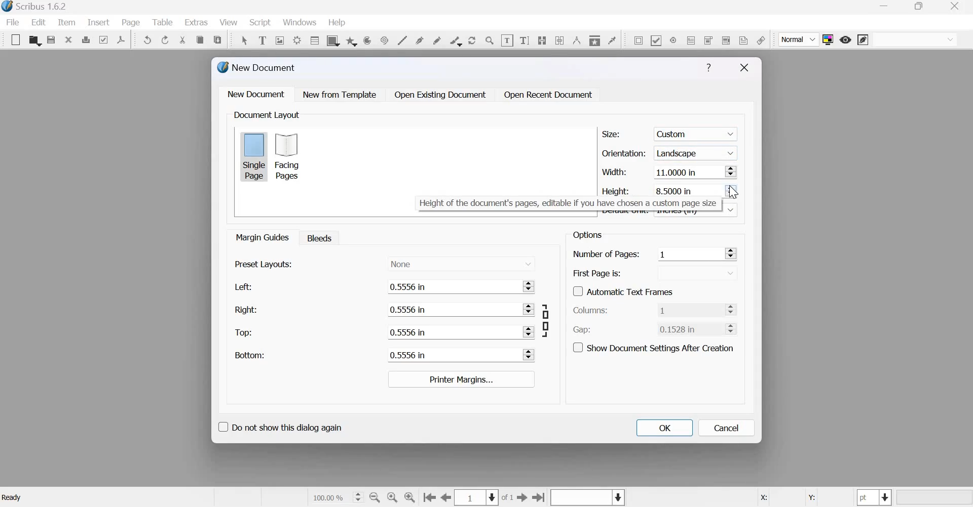  I want to click on down, so click(731, 209).